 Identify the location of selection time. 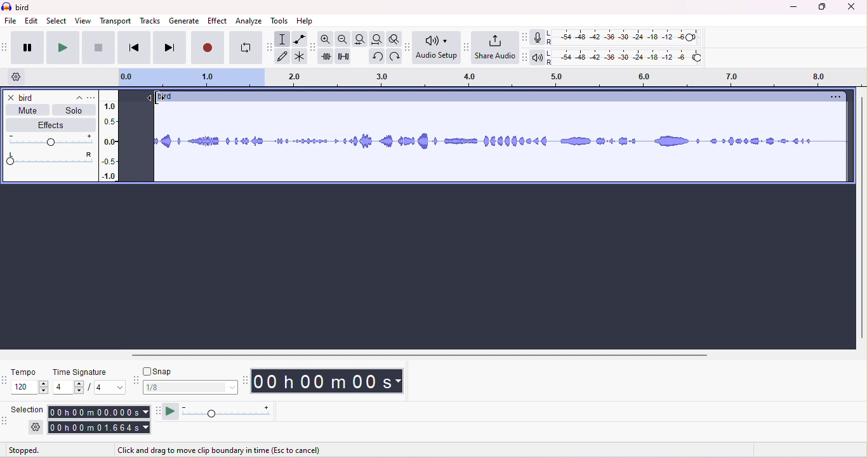
(98, 412).